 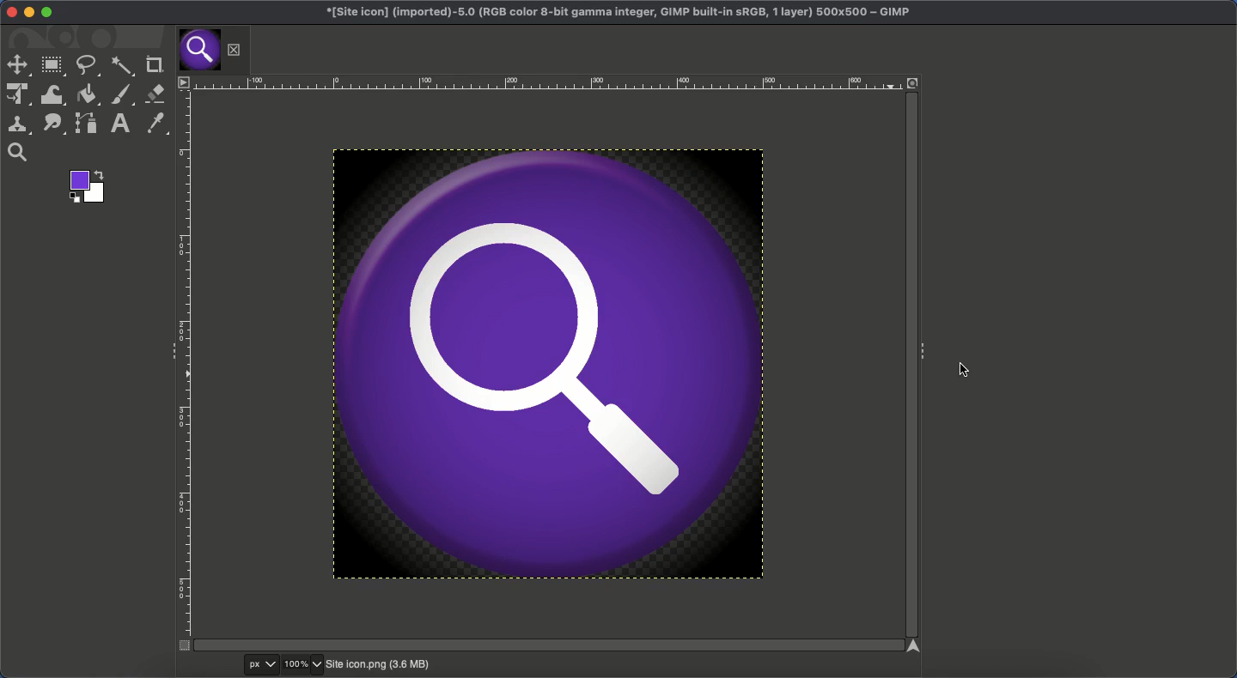 What do you see at coordinates (118, 124) in the screenshot?
I see `Text` at bounding box center [118, 124].